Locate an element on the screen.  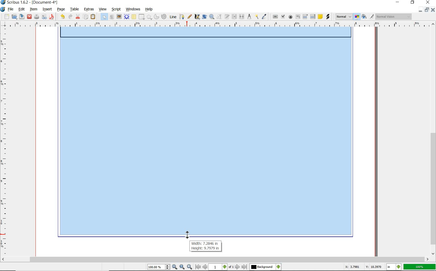
unlink text frames is located at coordinates (241, 16).